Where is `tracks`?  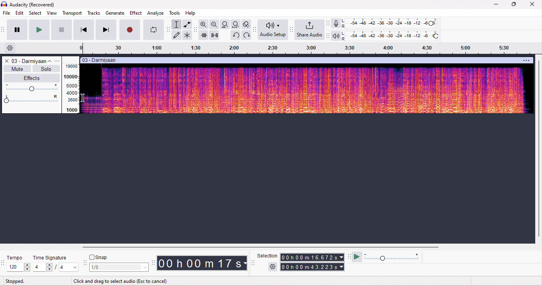 tracks is located at coordinates (94, 13).